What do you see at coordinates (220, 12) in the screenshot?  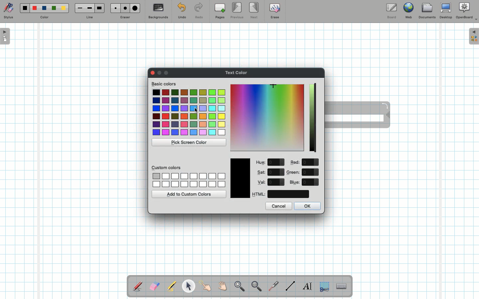 I see `Pages` at bounding box center [220, 12].